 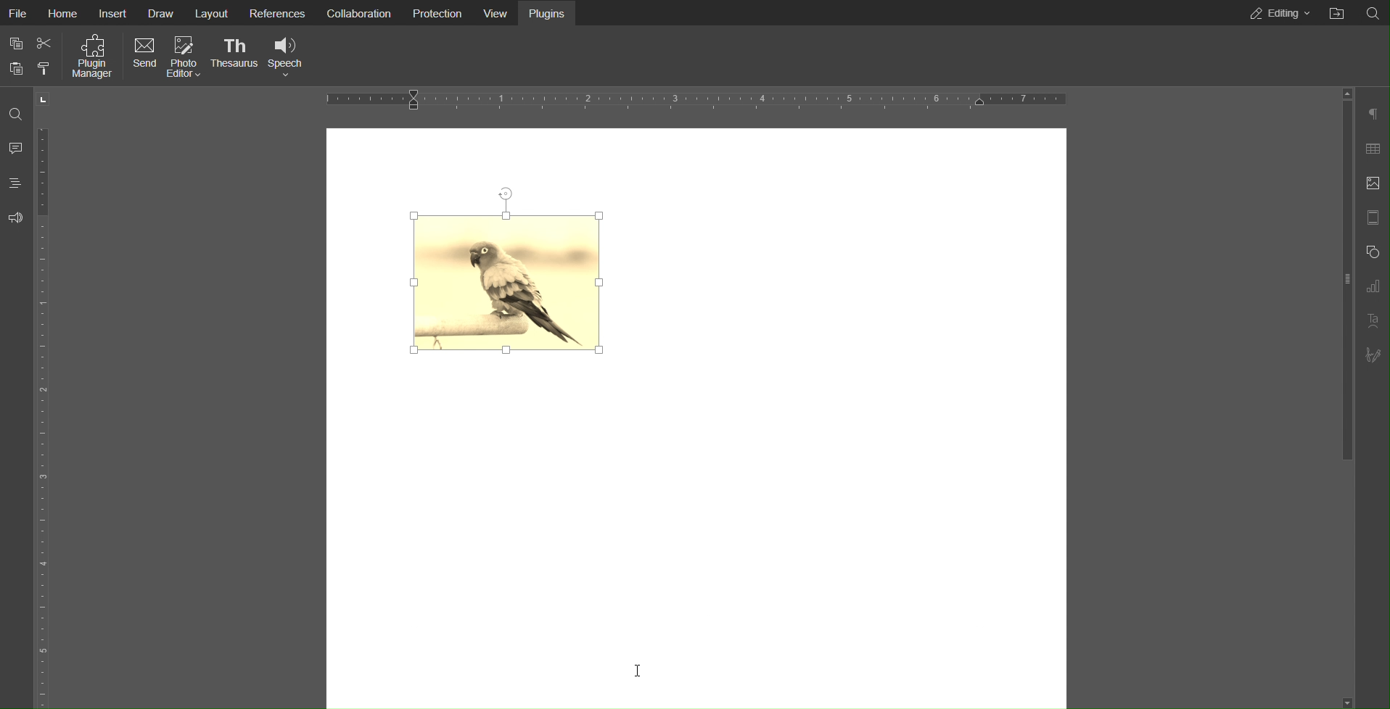 What do you see at coordinates (43, 415) in the screenshot?
I see `Vertical Ruler` at bounding box center [43, 415].